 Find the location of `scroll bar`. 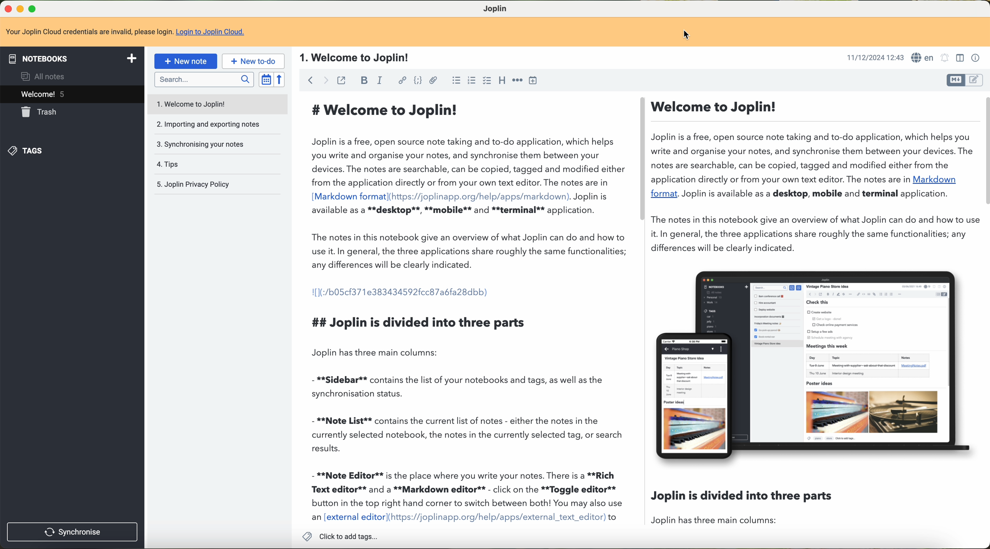

scroll bar is located at coordinates (984, 151).